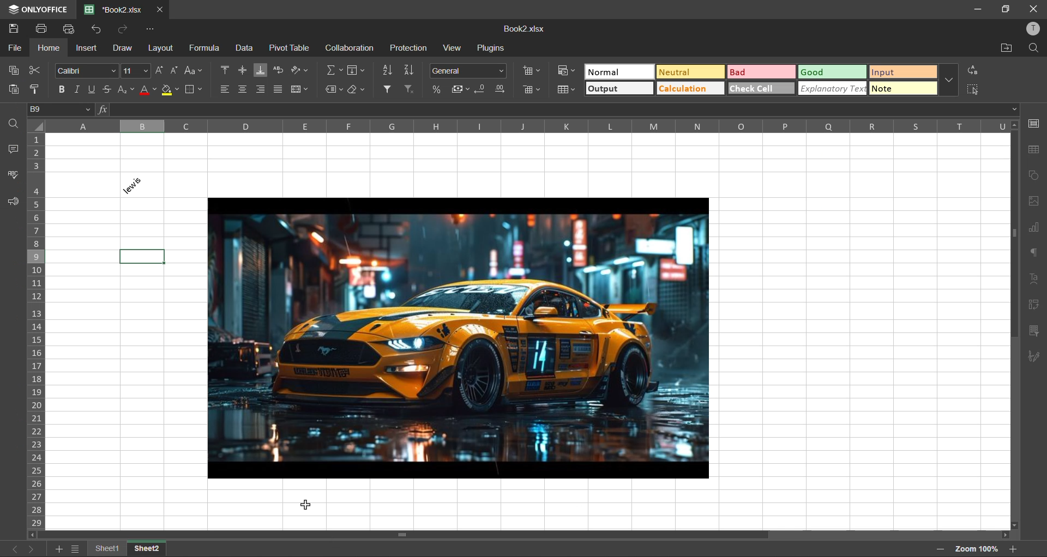  Describe the element at coordinates (38, 89) in the screenshot. I see `copy style` at that location.